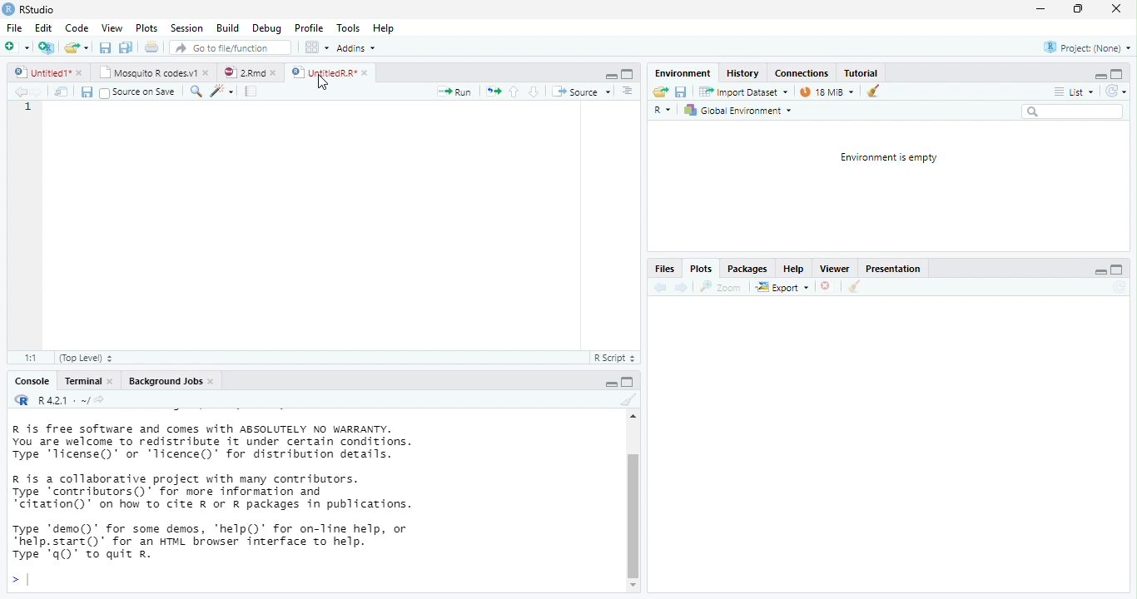 The image size is (1137, 599). What do you see at coordinates (1101, 274) in the screenshot?
I see `minimize` at bounding box center [1101, 274].